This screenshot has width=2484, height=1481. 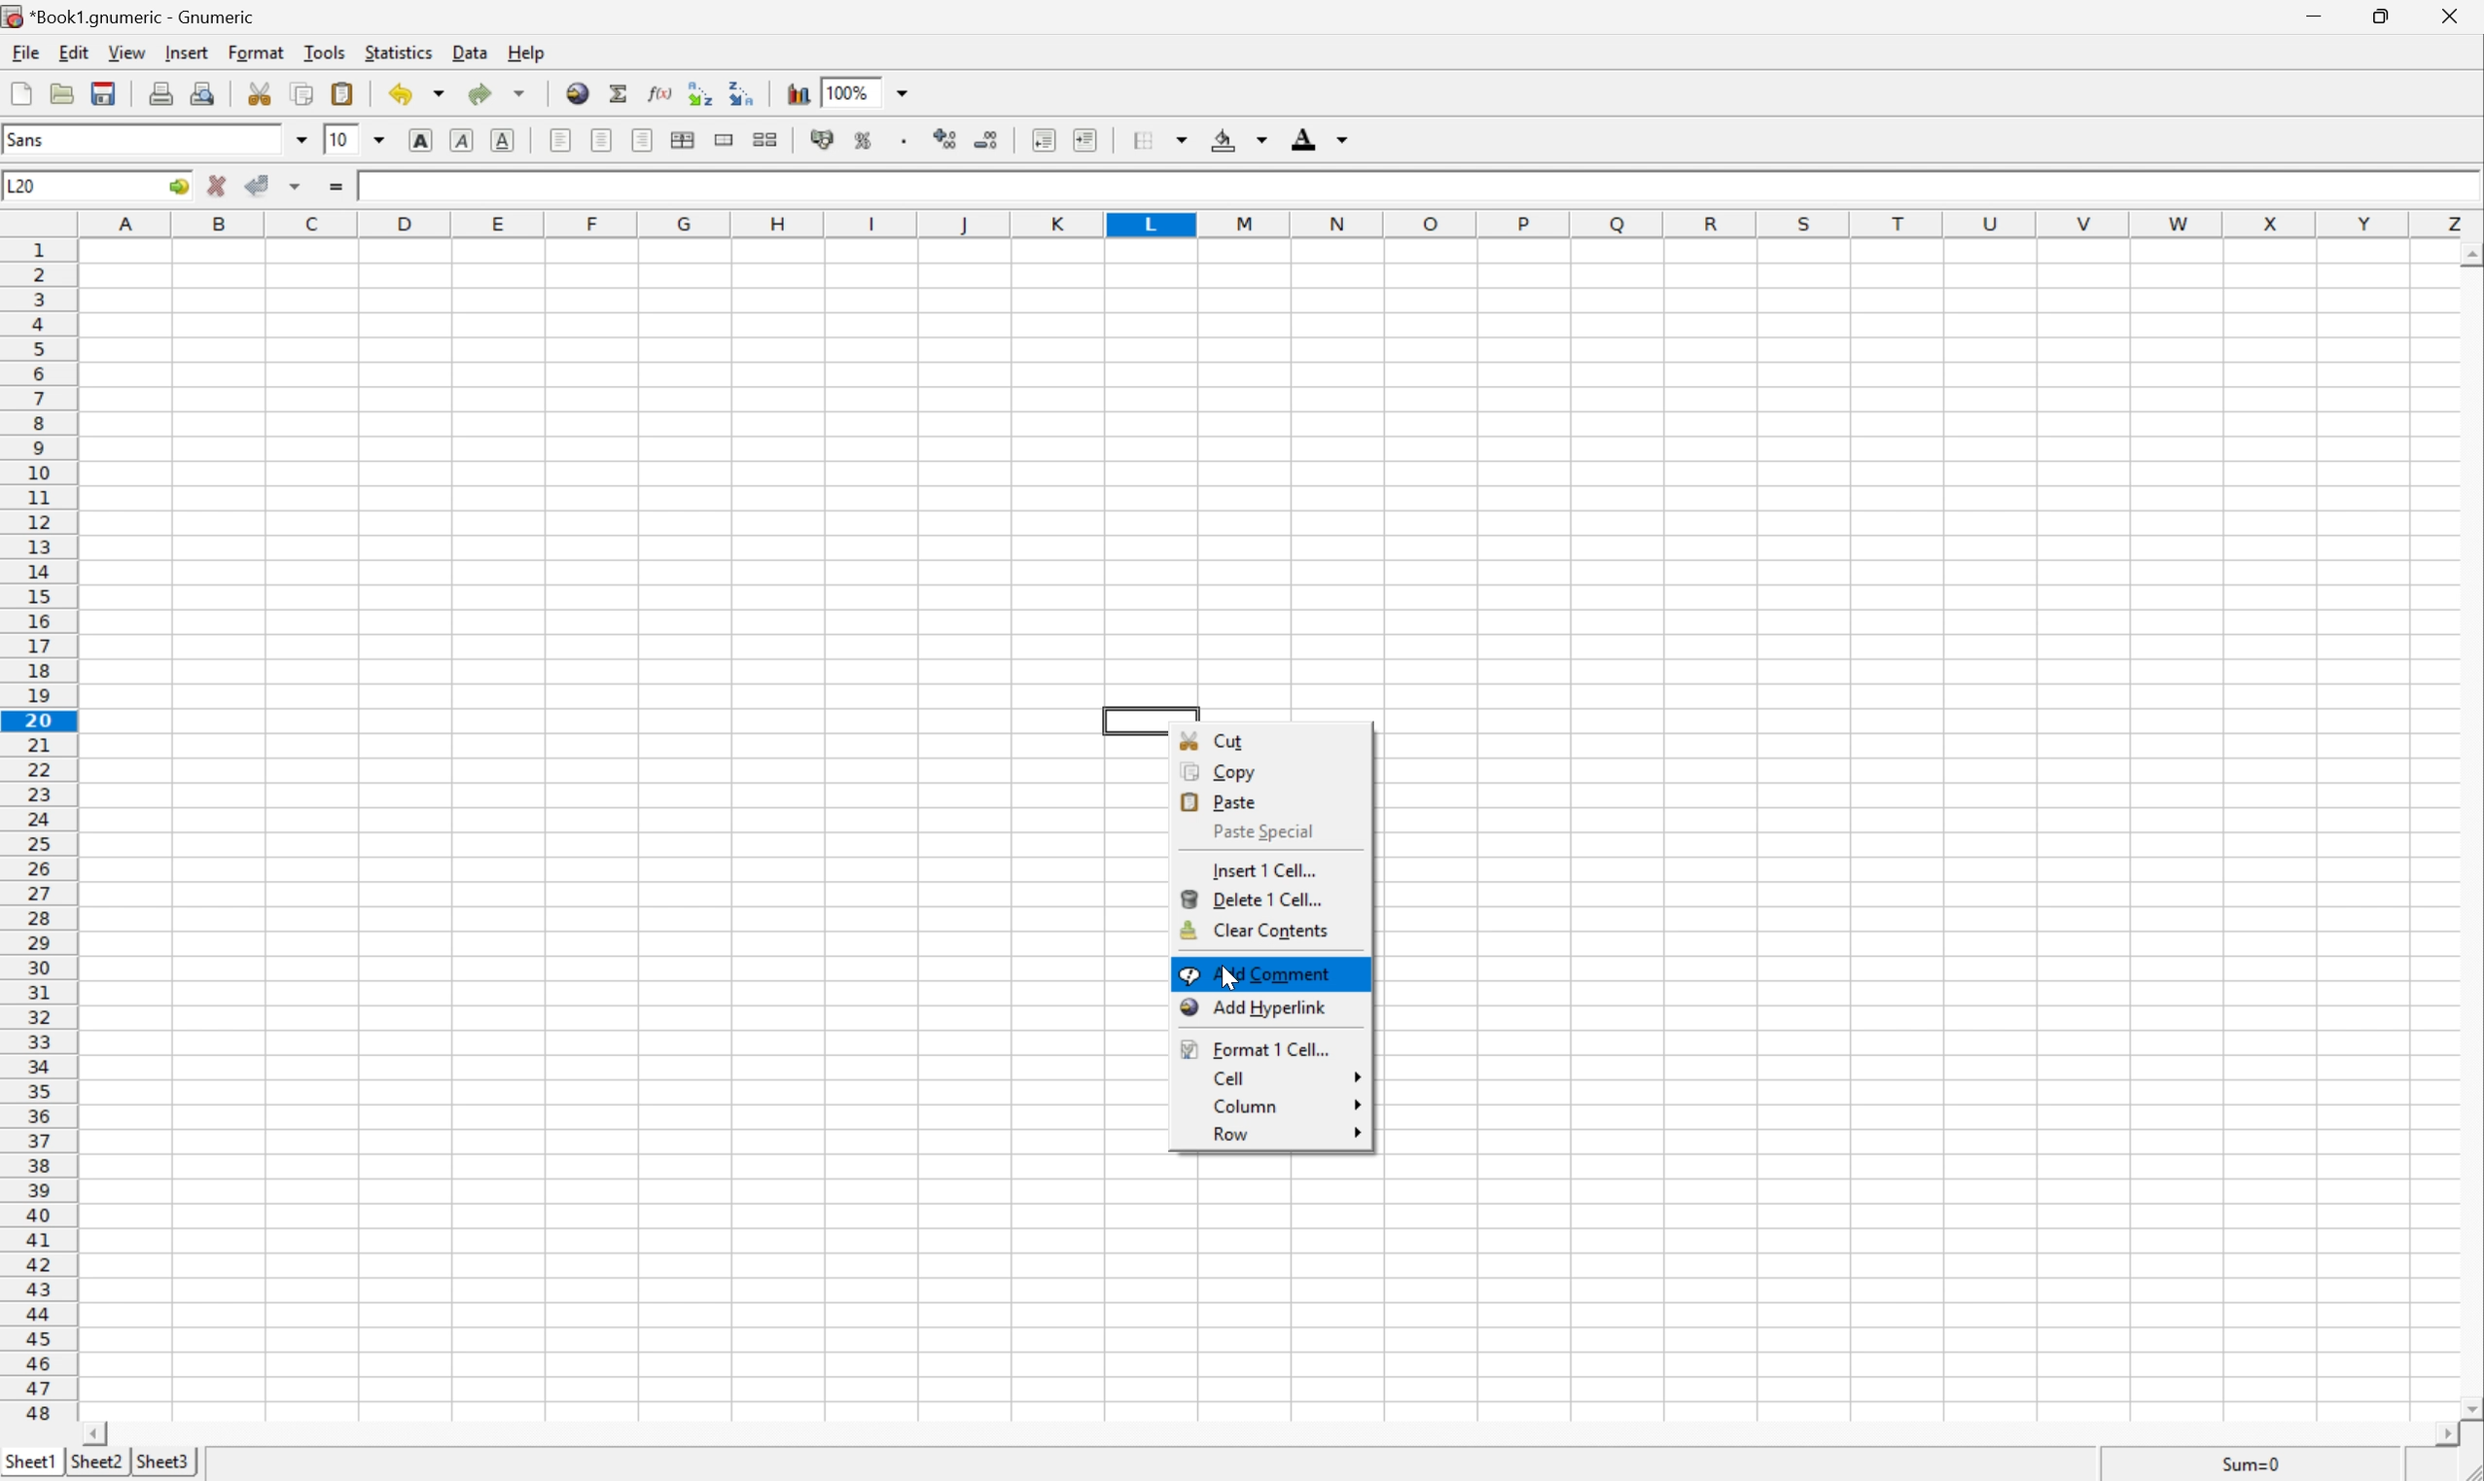 I want to click on Background, so click(x=1239, y=140).